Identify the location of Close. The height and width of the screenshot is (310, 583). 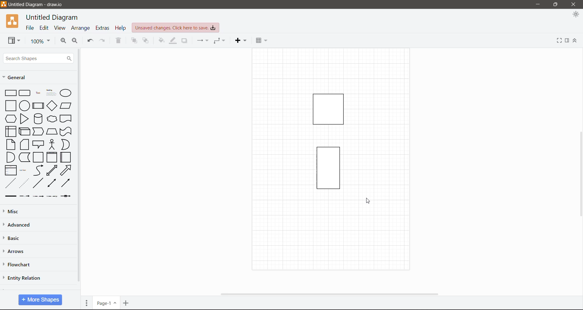
(574, 5).